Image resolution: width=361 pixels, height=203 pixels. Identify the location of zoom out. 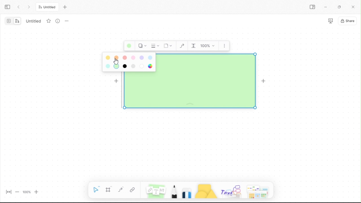
(17, 192).